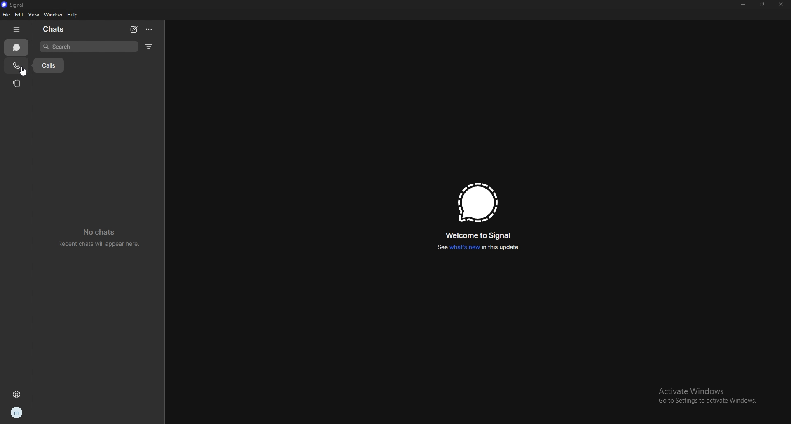  What do you see at coordinates (21, 72) in the screenshot?
I see `cursor` at bounding box center [21, 72].